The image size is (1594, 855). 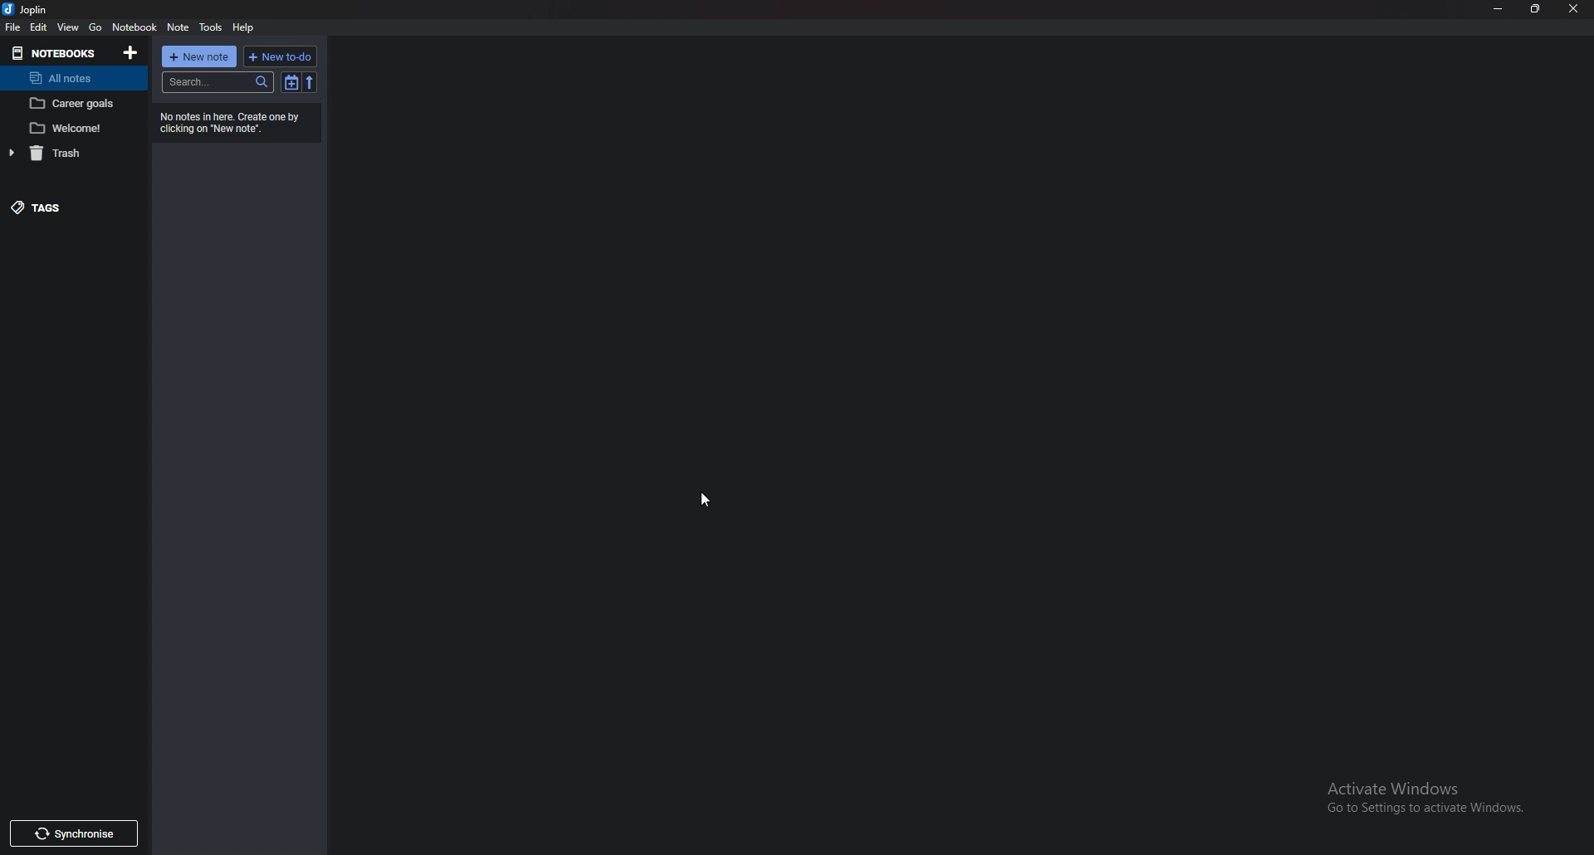 What do you see at coordinates (28, 9) in the screenshot?
I see `joplin` at bounding box center [28, 9].